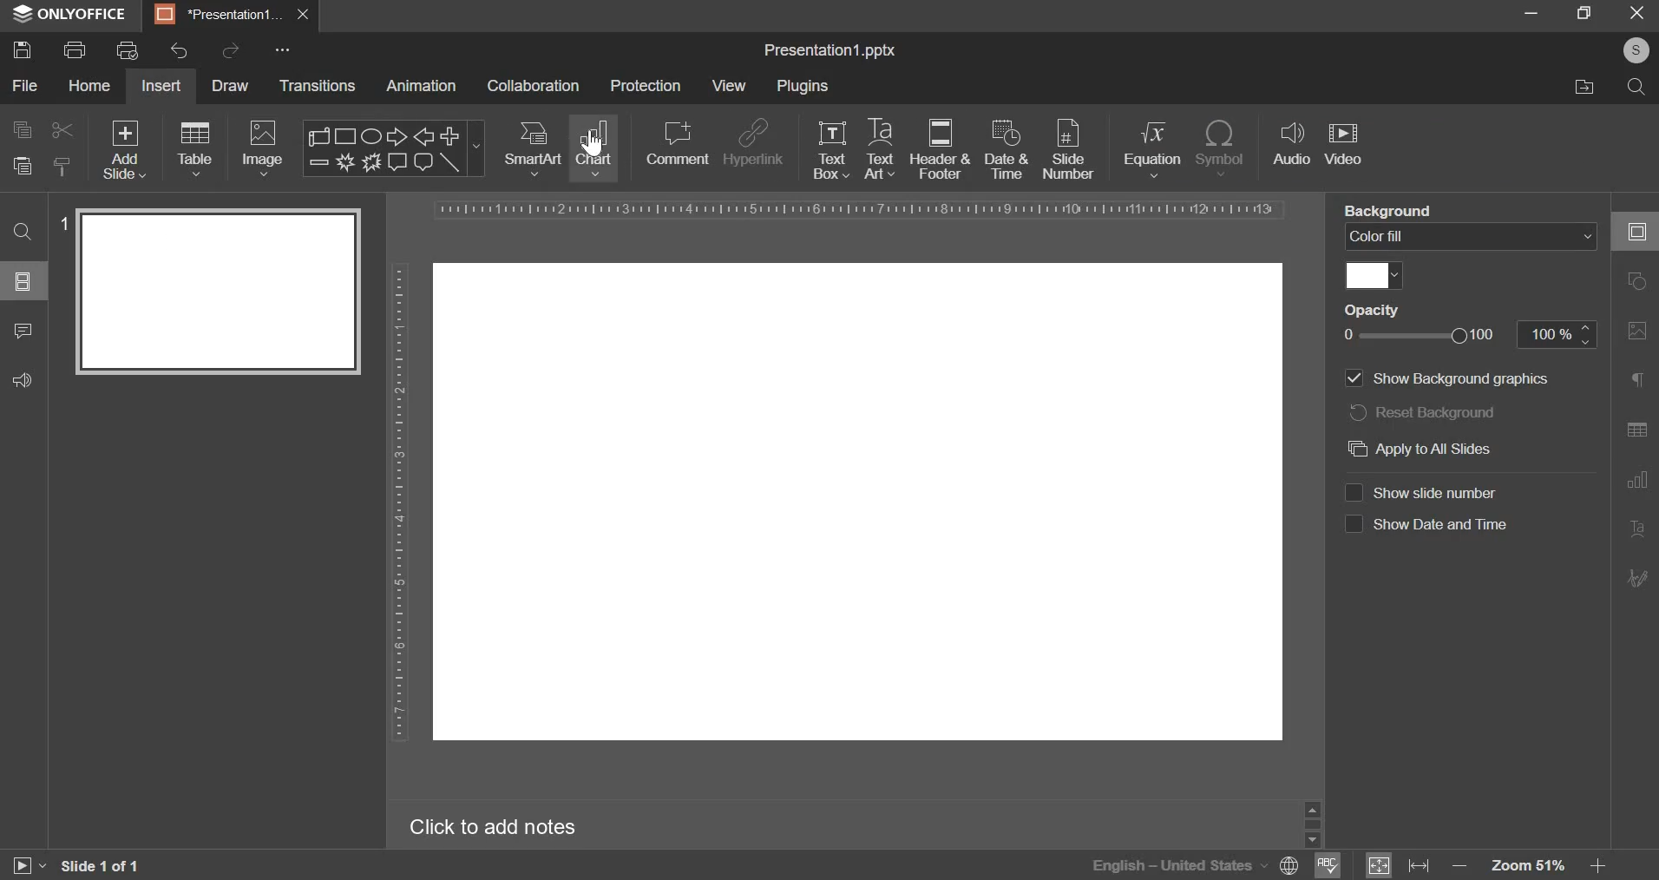  Describe the element at coordinates (22, 330) in the screenshot. I see `comments` at that location.